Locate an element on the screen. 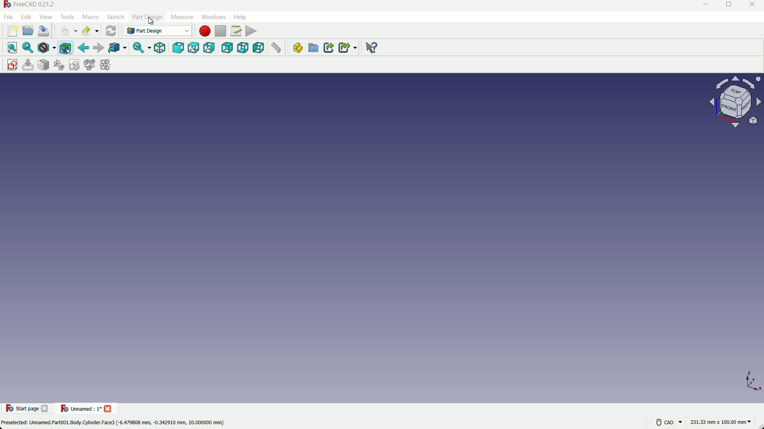  close is located at coordinates (46, 408).